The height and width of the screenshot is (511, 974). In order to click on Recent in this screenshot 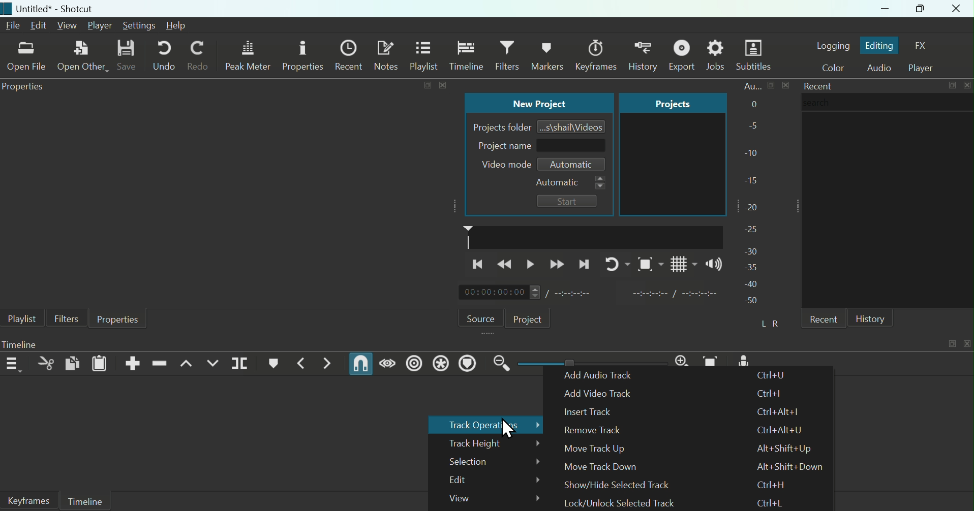, I will do `click(351, 55)`.